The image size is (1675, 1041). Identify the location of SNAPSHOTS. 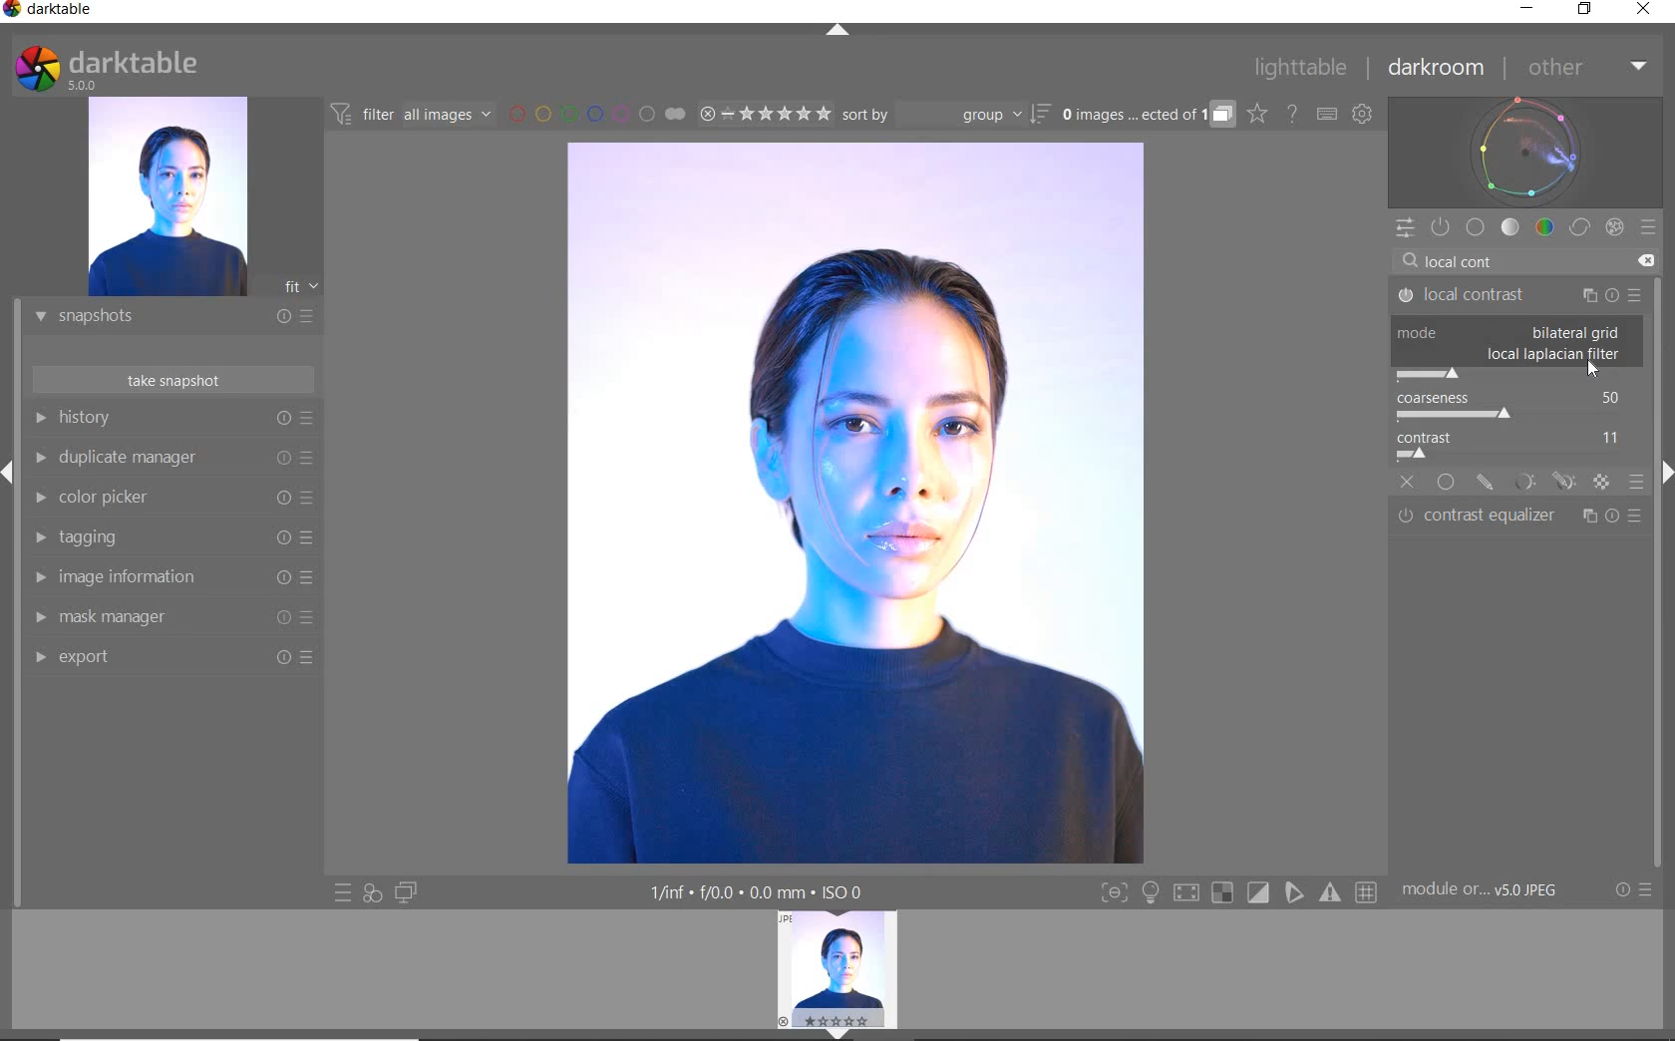
(166, 318).